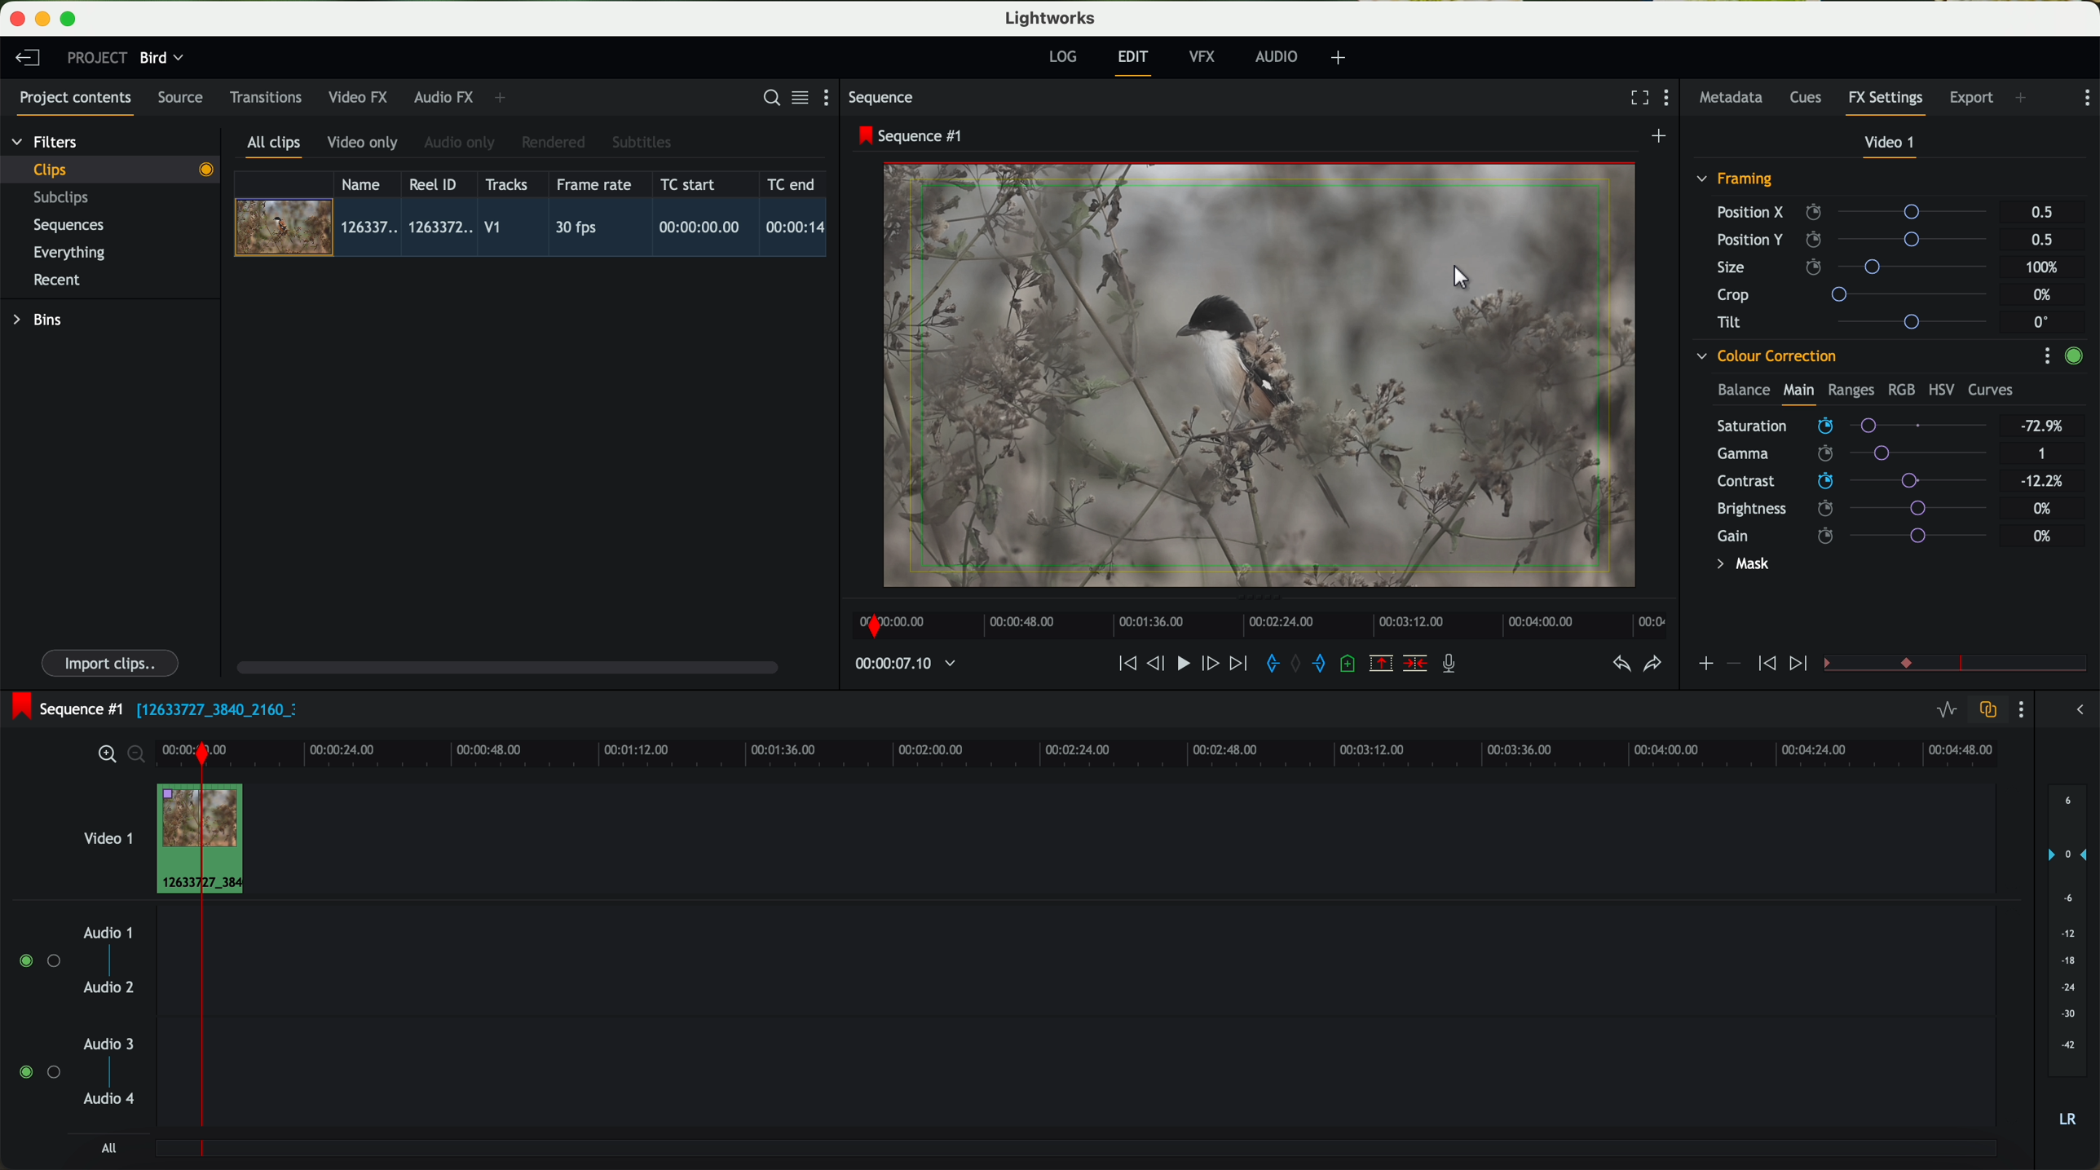 The image size is (2100, 1170). I want to click on project, so click(97, 57).